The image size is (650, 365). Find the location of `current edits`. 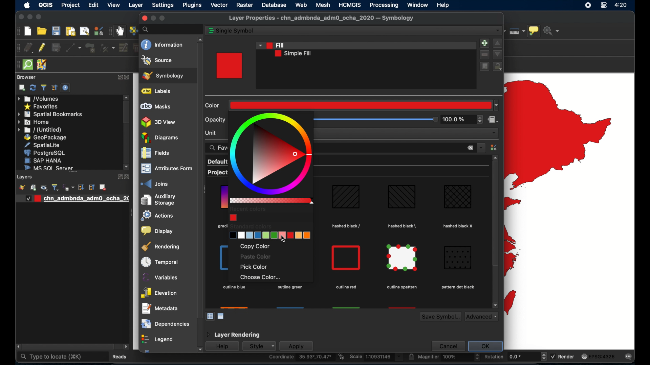

current edits is located at coordinates (29, 48).